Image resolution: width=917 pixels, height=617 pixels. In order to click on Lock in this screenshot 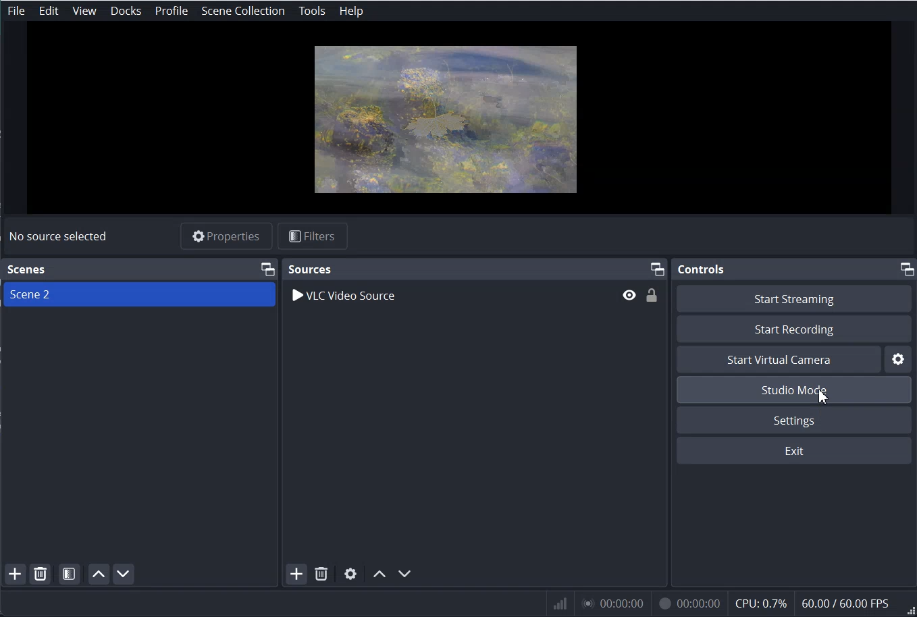, I will do `click(652, 295)`.